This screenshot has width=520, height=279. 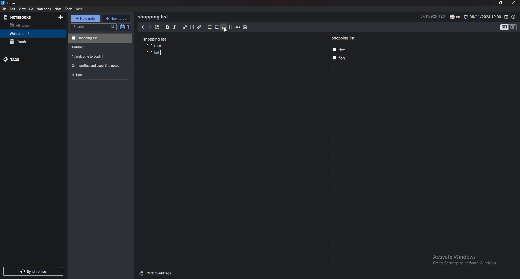 What do you see at coordinates (482, 17) in the screenshot?
I see ` 08/11/2024 19:00` at bounding box center [482, 17].